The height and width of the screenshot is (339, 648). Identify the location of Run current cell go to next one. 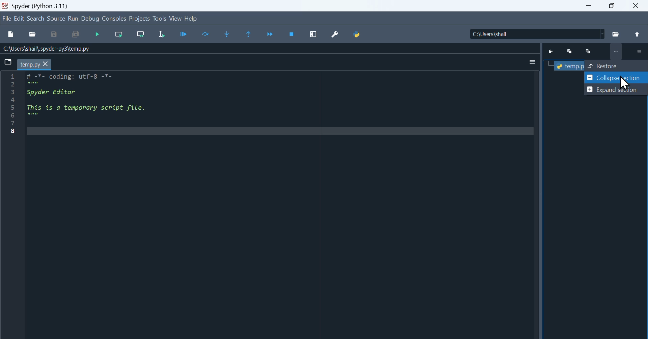
(141, 35).